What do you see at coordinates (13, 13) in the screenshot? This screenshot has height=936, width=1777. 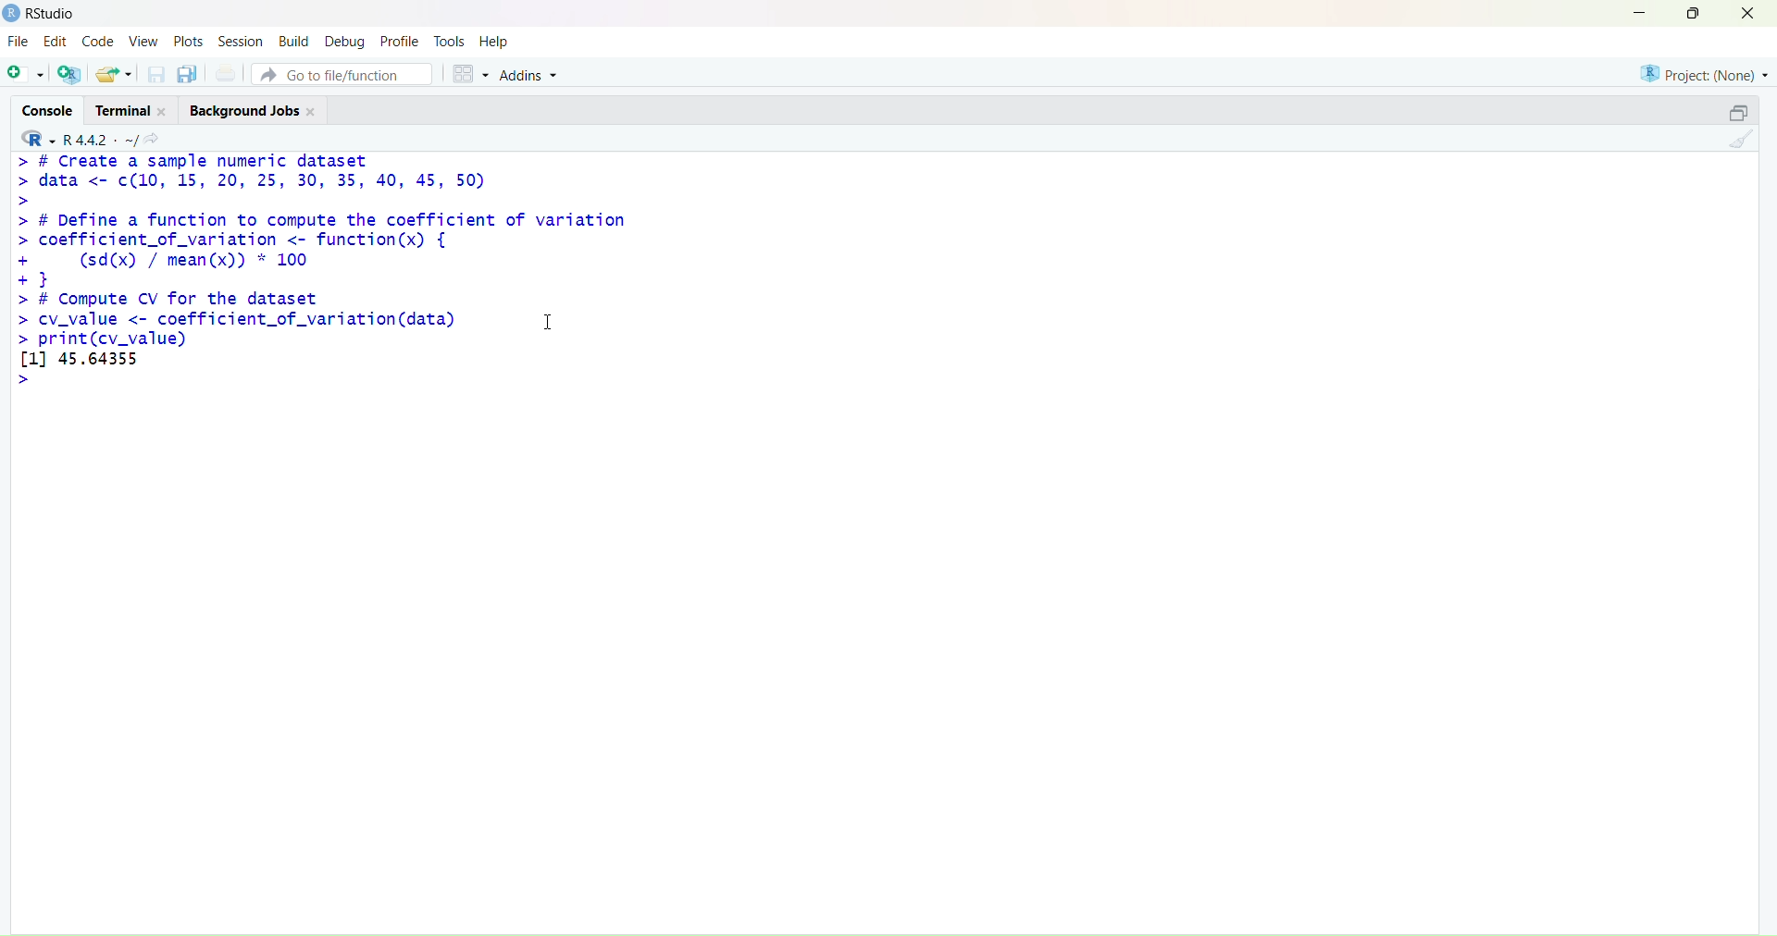 I see `logo` at bounding box center [13, 13].